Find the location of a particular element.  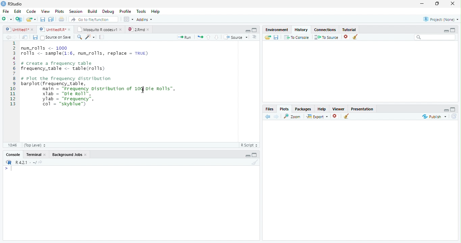

Workspace panes is located at coordinates (128, 19).